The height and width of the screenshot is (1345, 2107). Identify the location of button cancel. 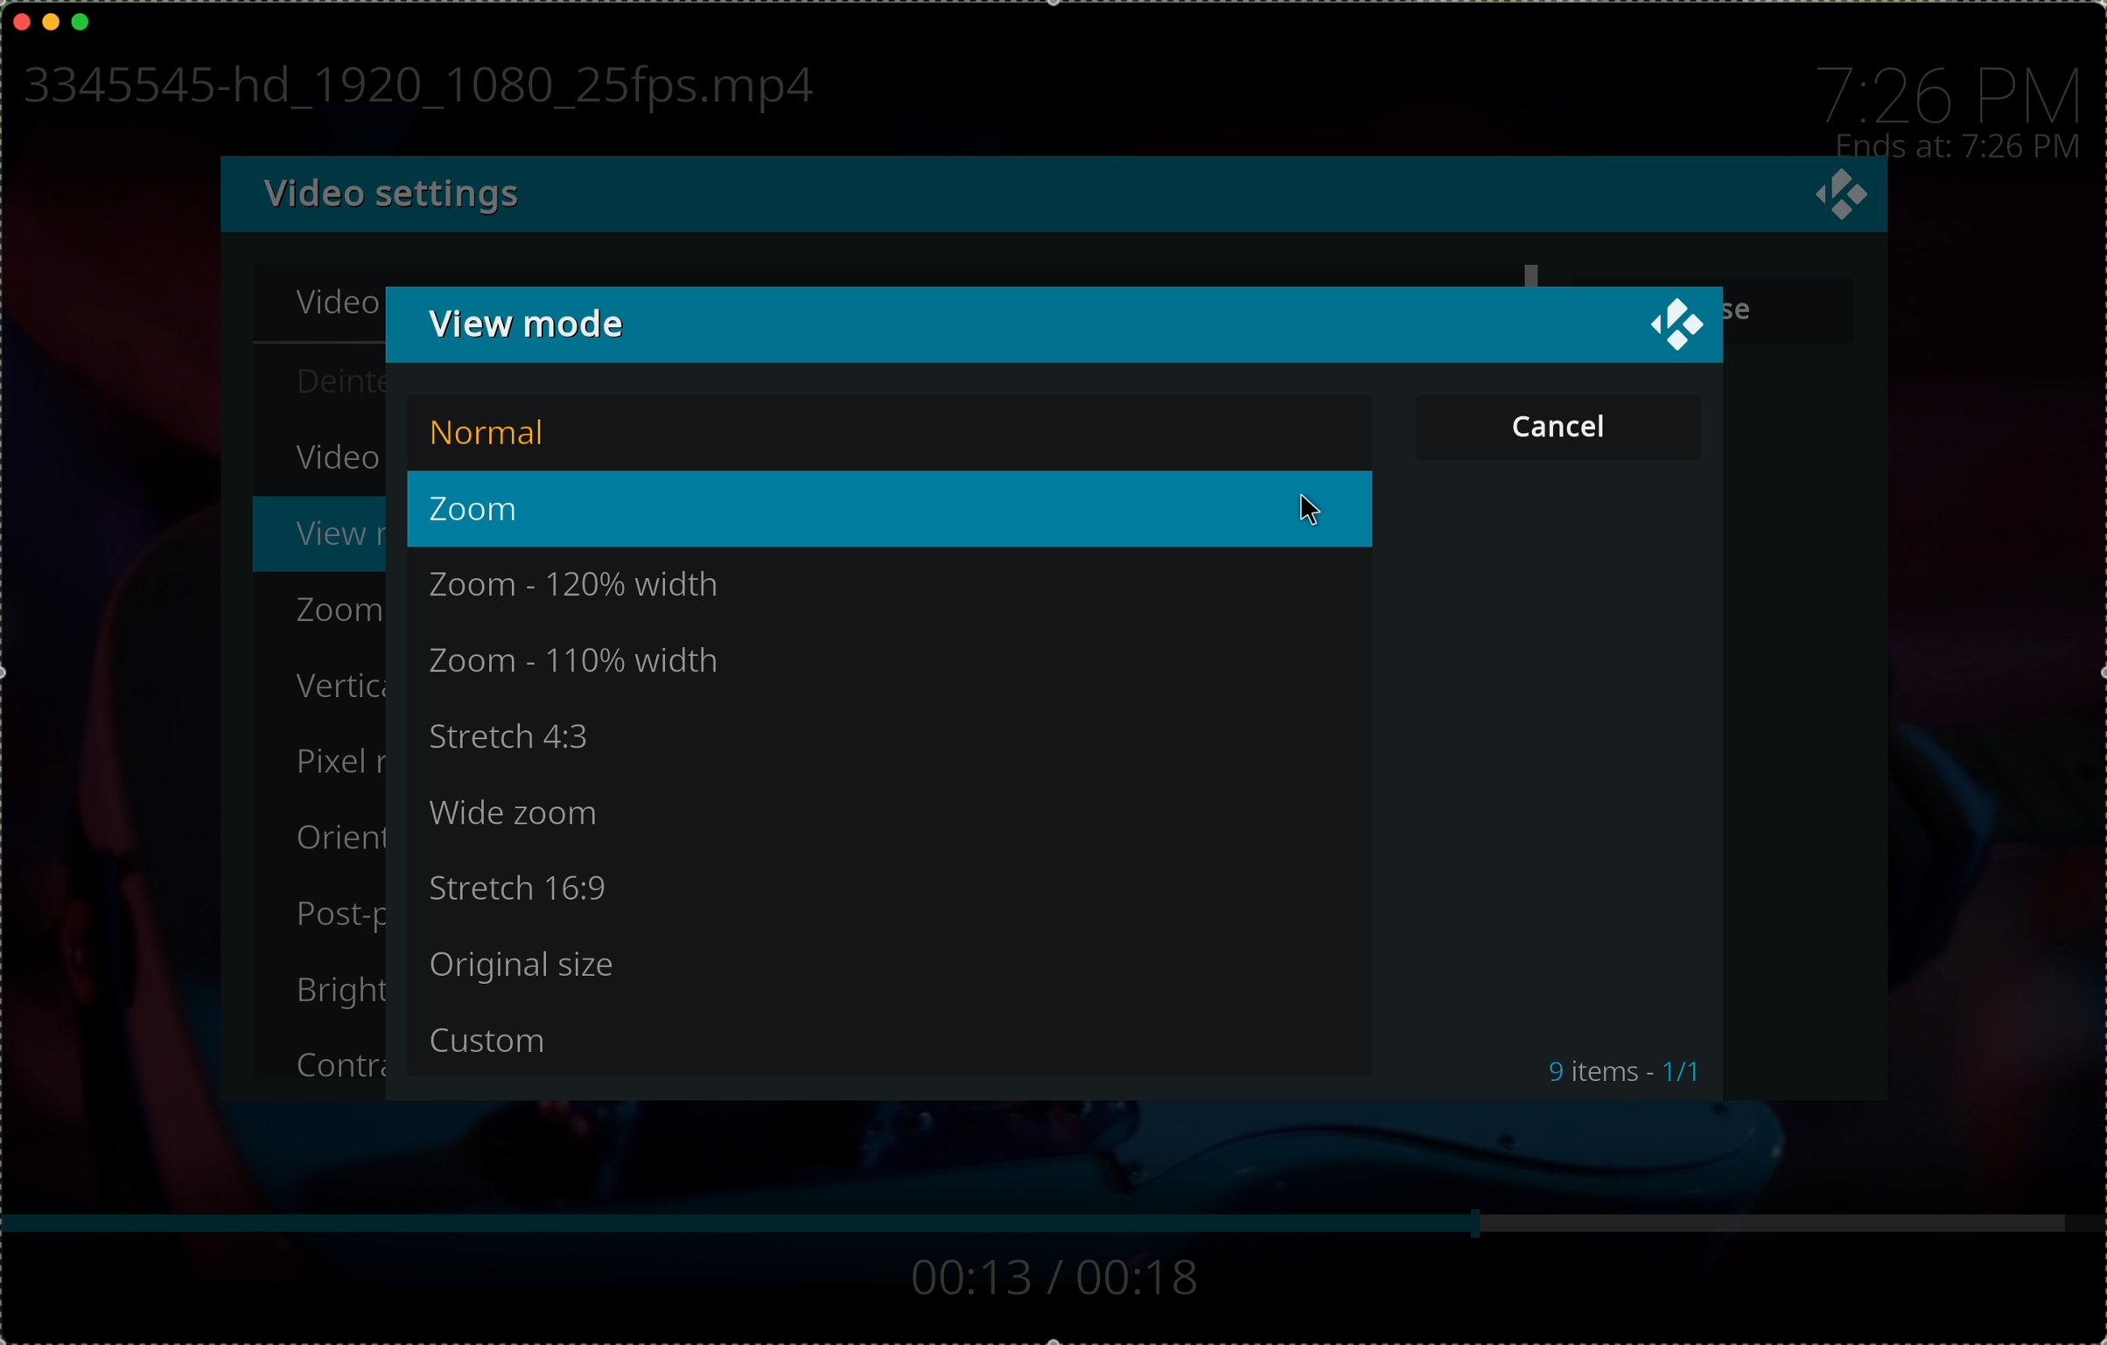
(1557, 430).